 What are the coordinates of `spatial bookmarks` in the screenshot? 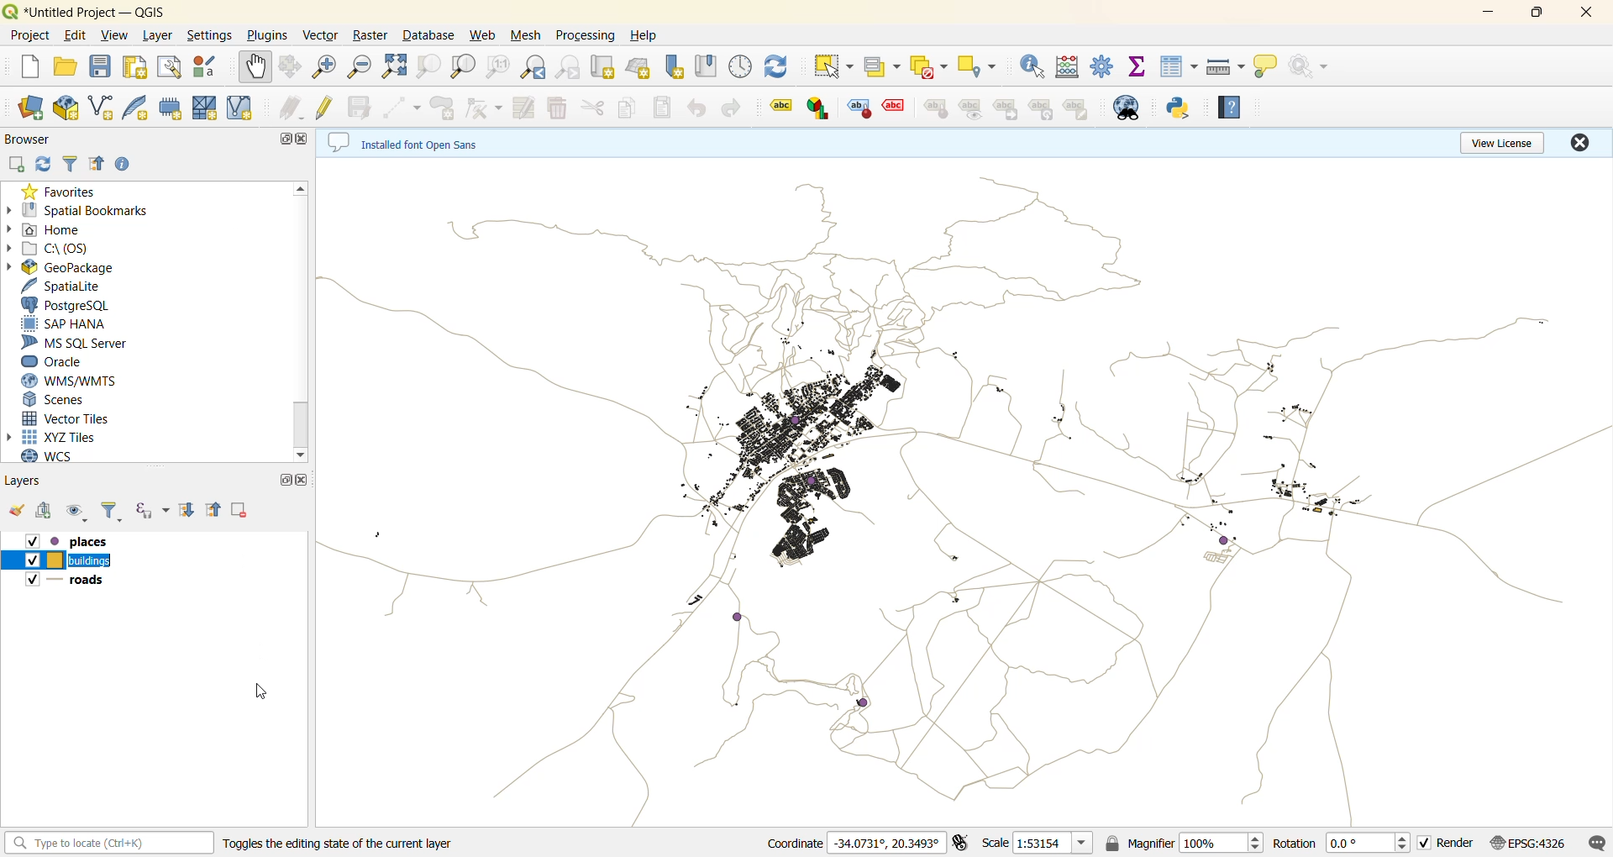 It's located at (87, 210).